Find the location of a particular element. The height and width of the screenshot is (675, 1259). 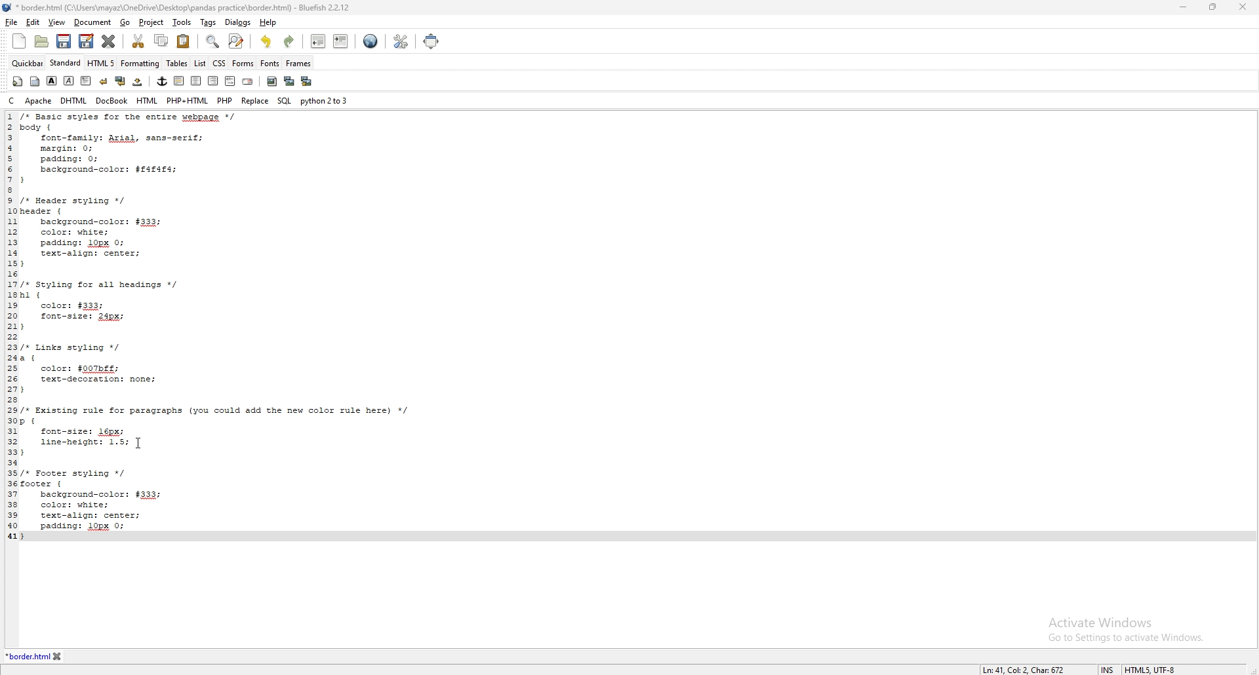

advanced find and replace is located at coordinates (236, 41).